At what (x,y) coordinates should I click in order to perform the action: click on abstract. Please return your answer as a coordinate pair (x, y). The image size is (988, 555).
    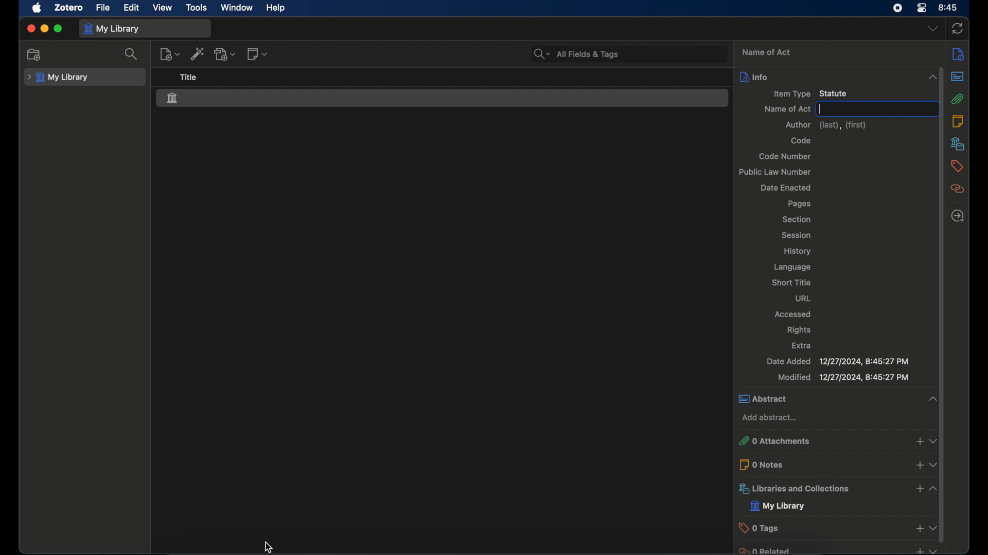
    Looking at the image, I should click on (821, 398).